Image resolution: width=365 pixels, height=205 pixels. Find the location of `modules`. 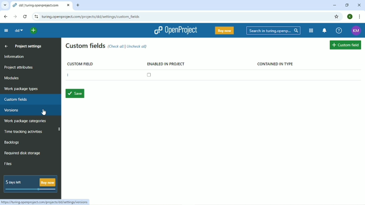

modules is located at coordinates (311, 30).